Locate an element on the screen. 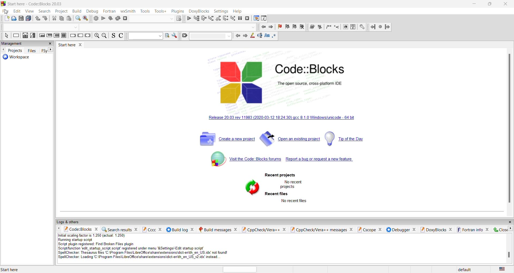 Image resolution: width=514 pixels, height=273 pixels. script is located at coordinates (149, 247).